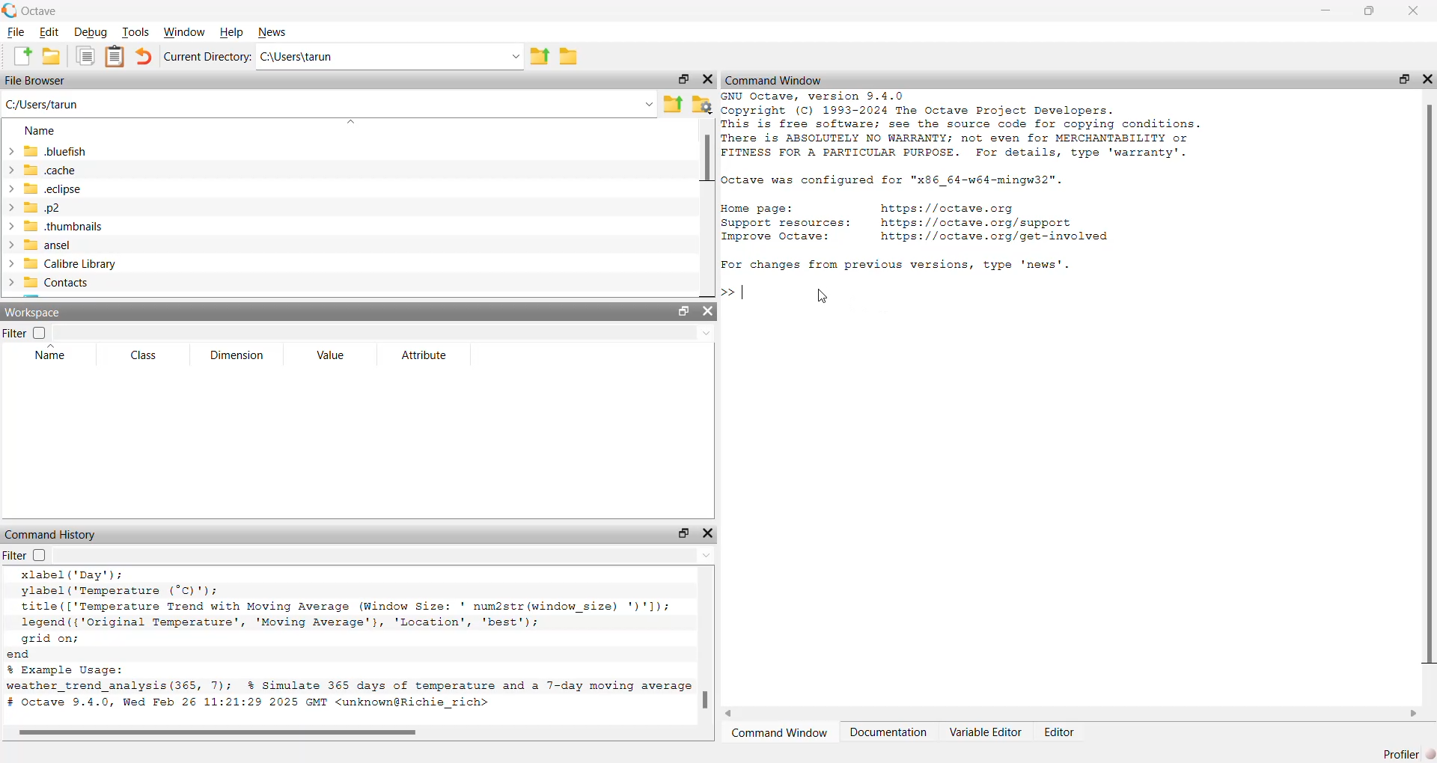  What do you see at coordinates (778, 732) in the screenshot?
I see `Command Window` at bounding box center [778, 732].